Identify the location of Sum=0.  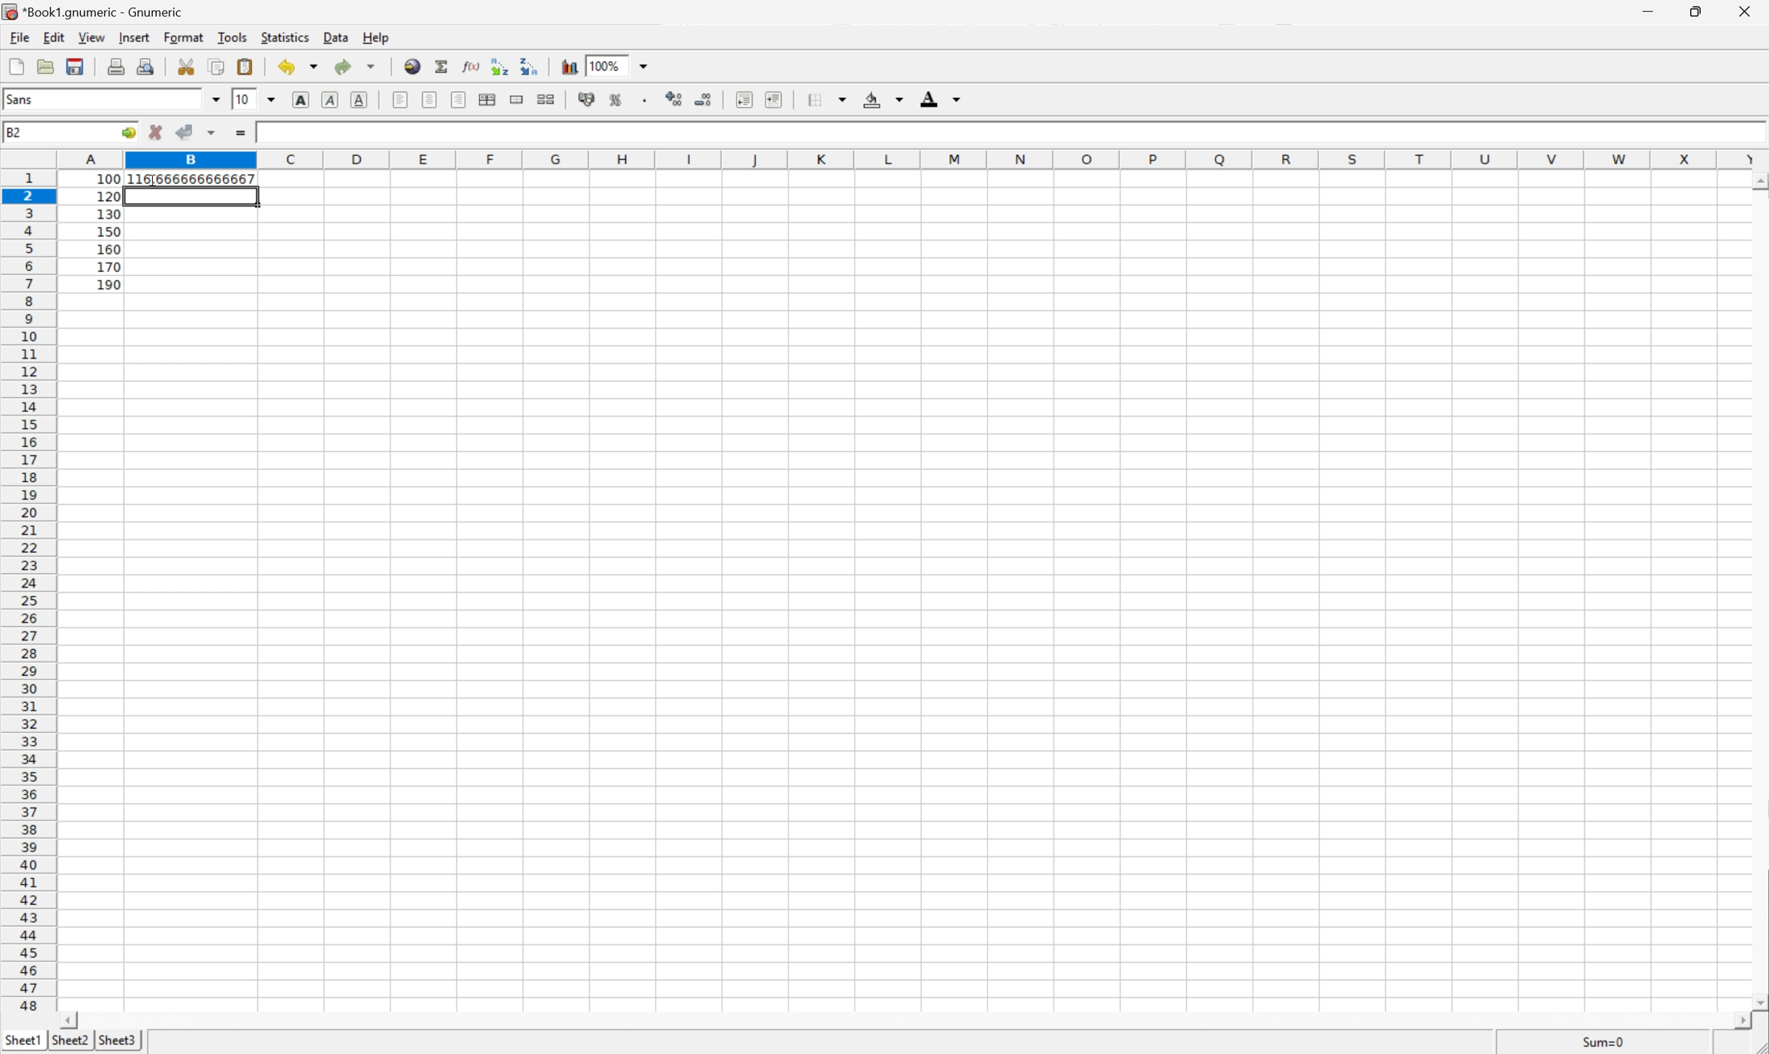
(1603, 1041).